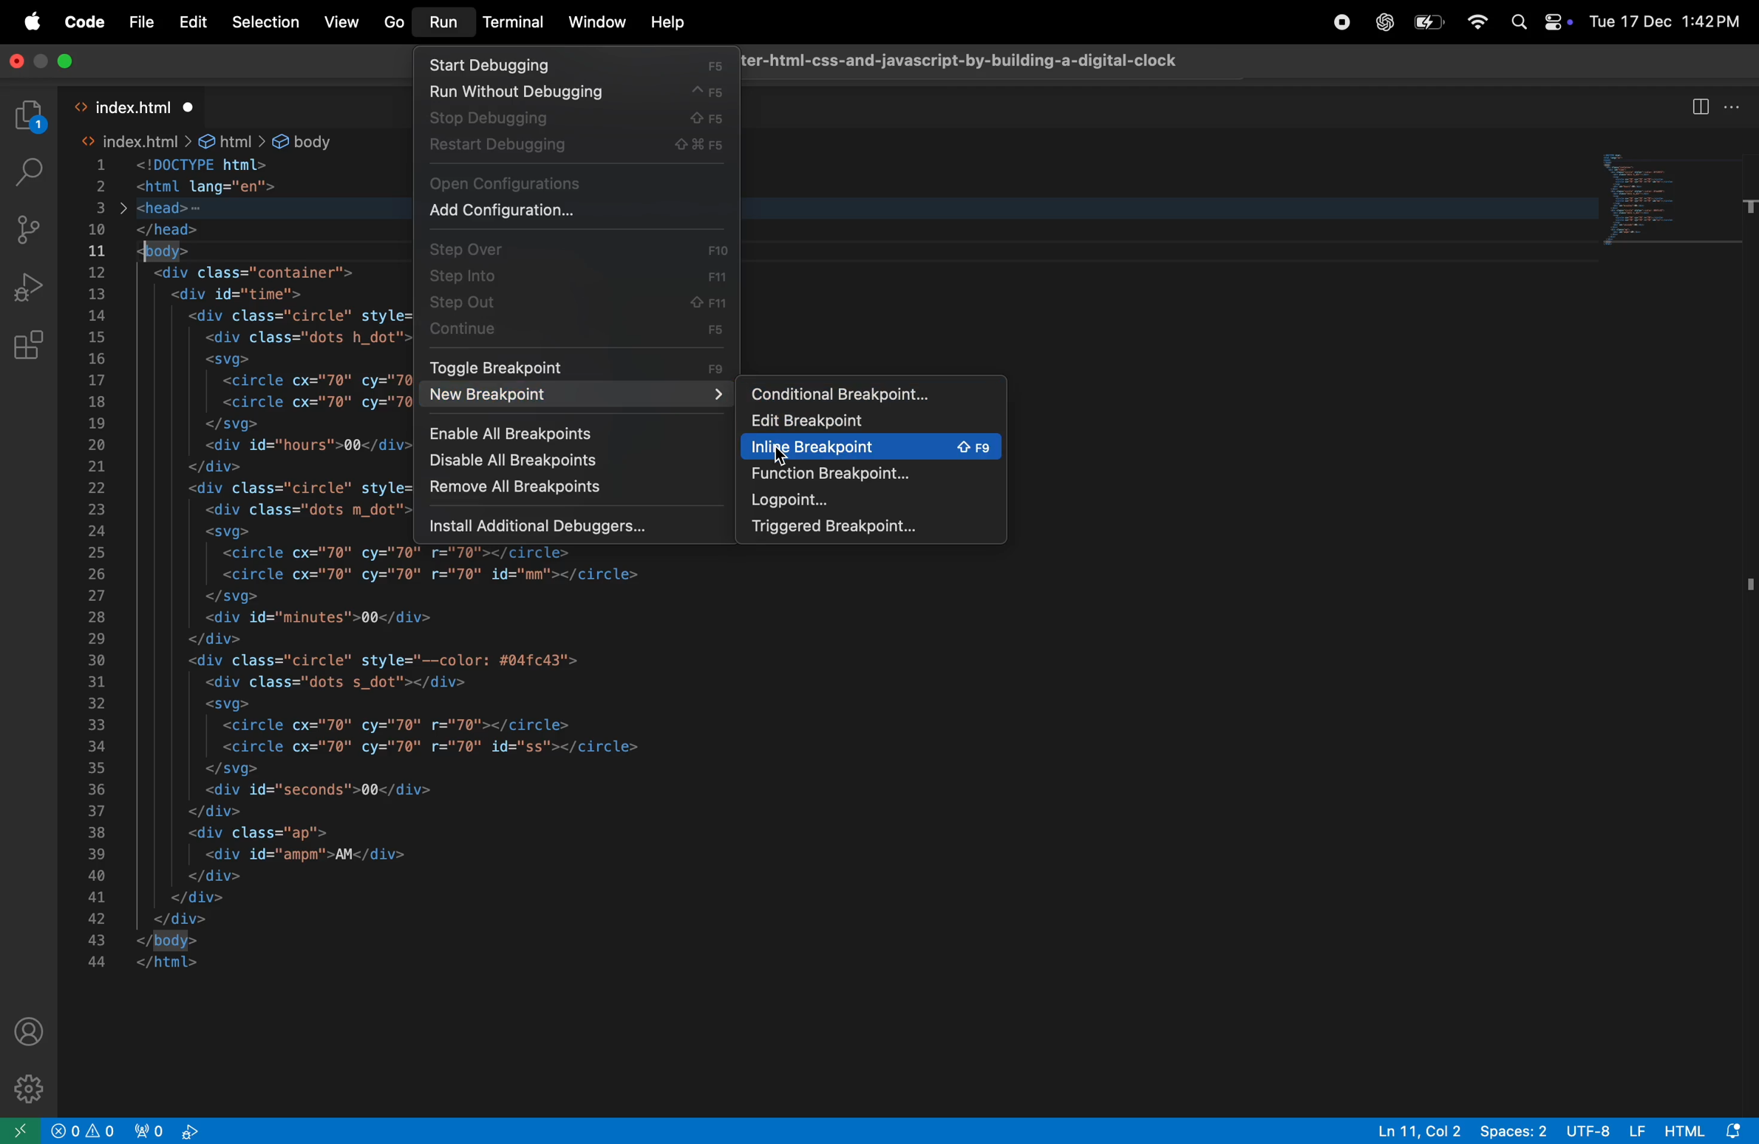  What do you see at coordinates (30, 118) in the screenshot?
I see `explore` at bounding box center [30, 118].